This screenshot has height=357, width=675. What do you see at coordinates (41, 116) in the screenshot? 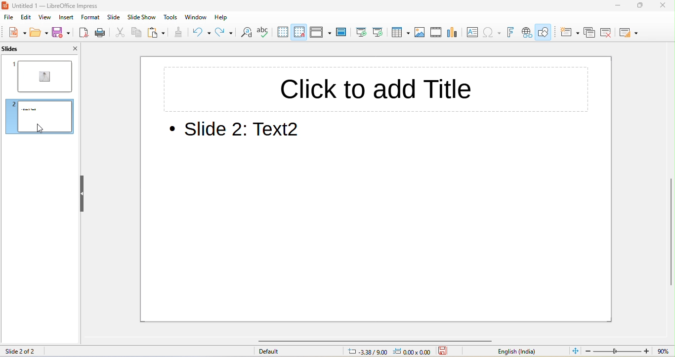
I see `slide 2` at bounding box center [41, 116].